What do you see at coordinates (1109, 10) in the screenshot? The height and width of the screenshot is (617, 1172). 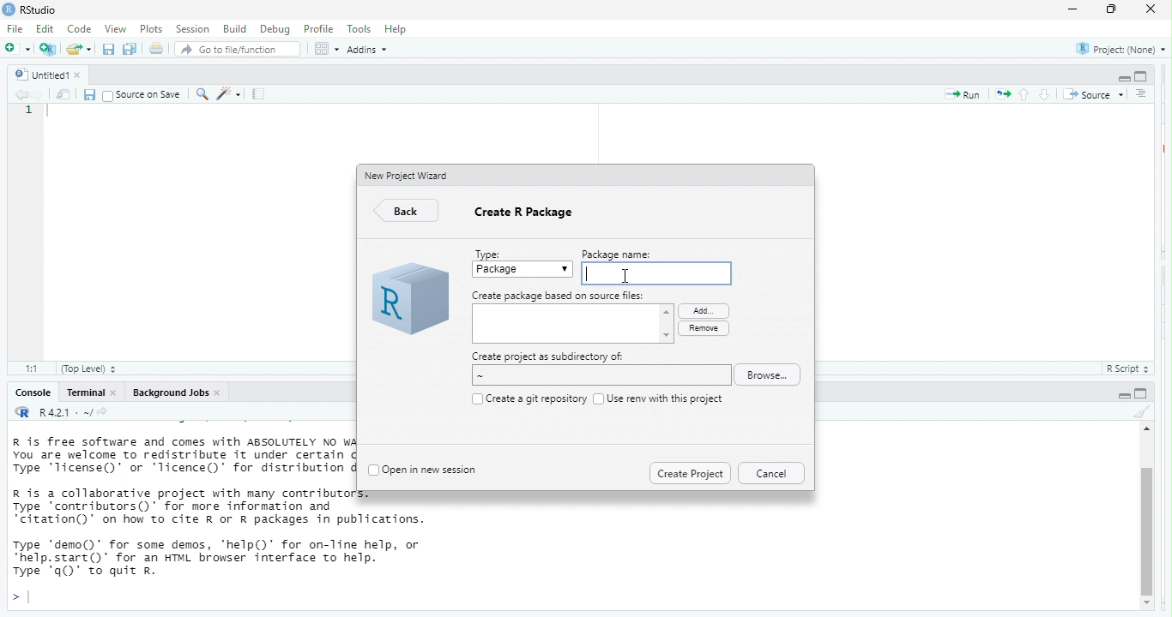 I see `maximize` at bounding box center [1109, 10].